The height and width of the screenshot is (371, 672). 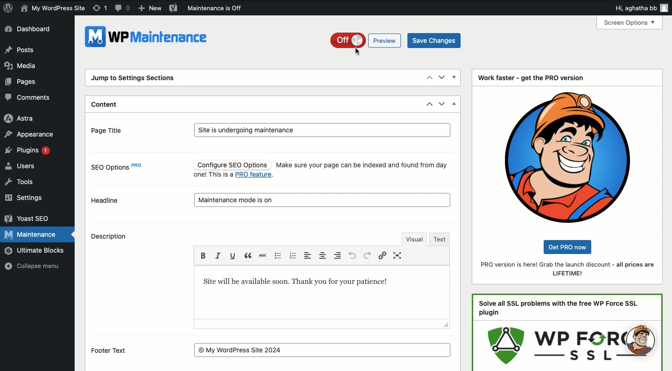 I want to click on Page title, so click(x=115, y=130).